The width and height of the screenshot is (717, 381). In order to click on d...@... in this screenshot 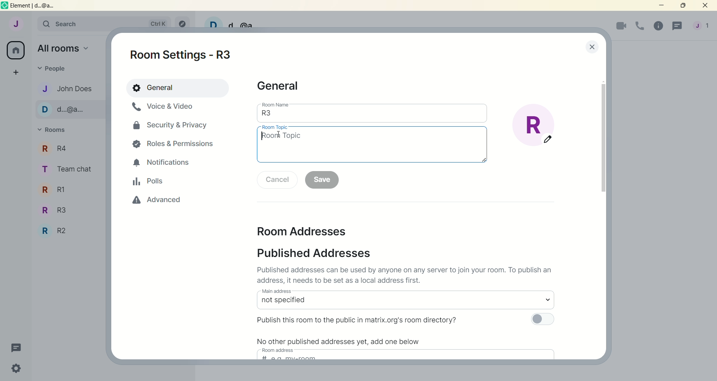, I will do `click(67, 109)`.